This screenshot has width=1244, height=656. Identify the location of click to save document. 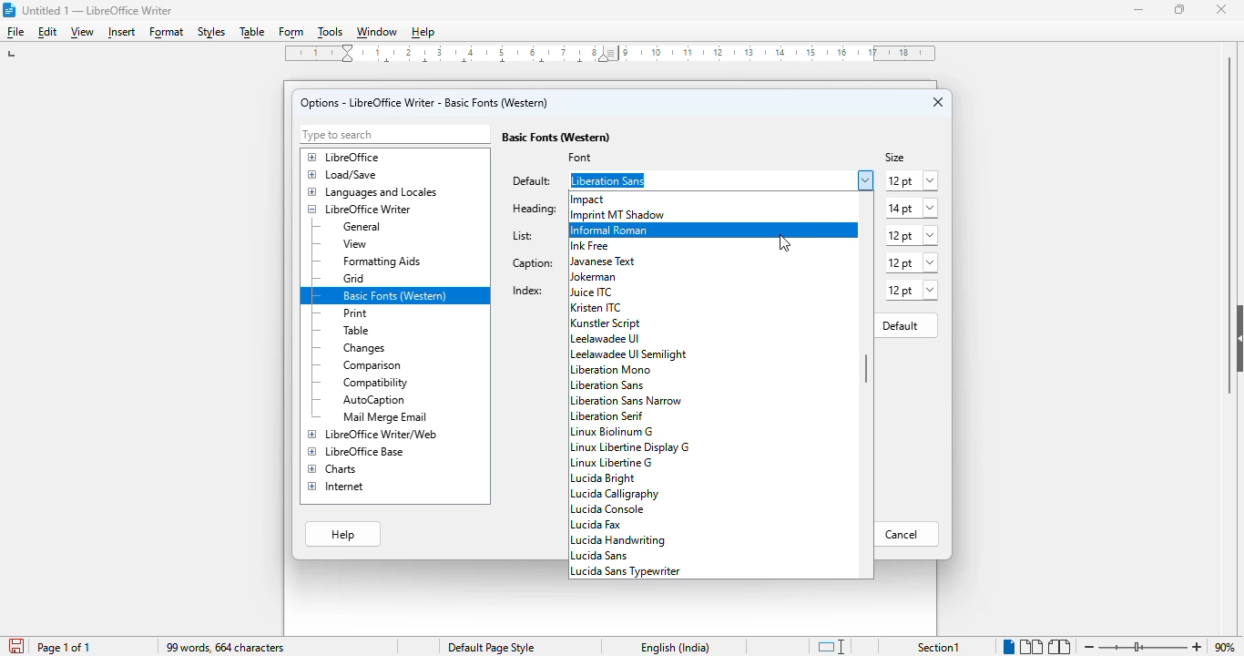
(17, 645).